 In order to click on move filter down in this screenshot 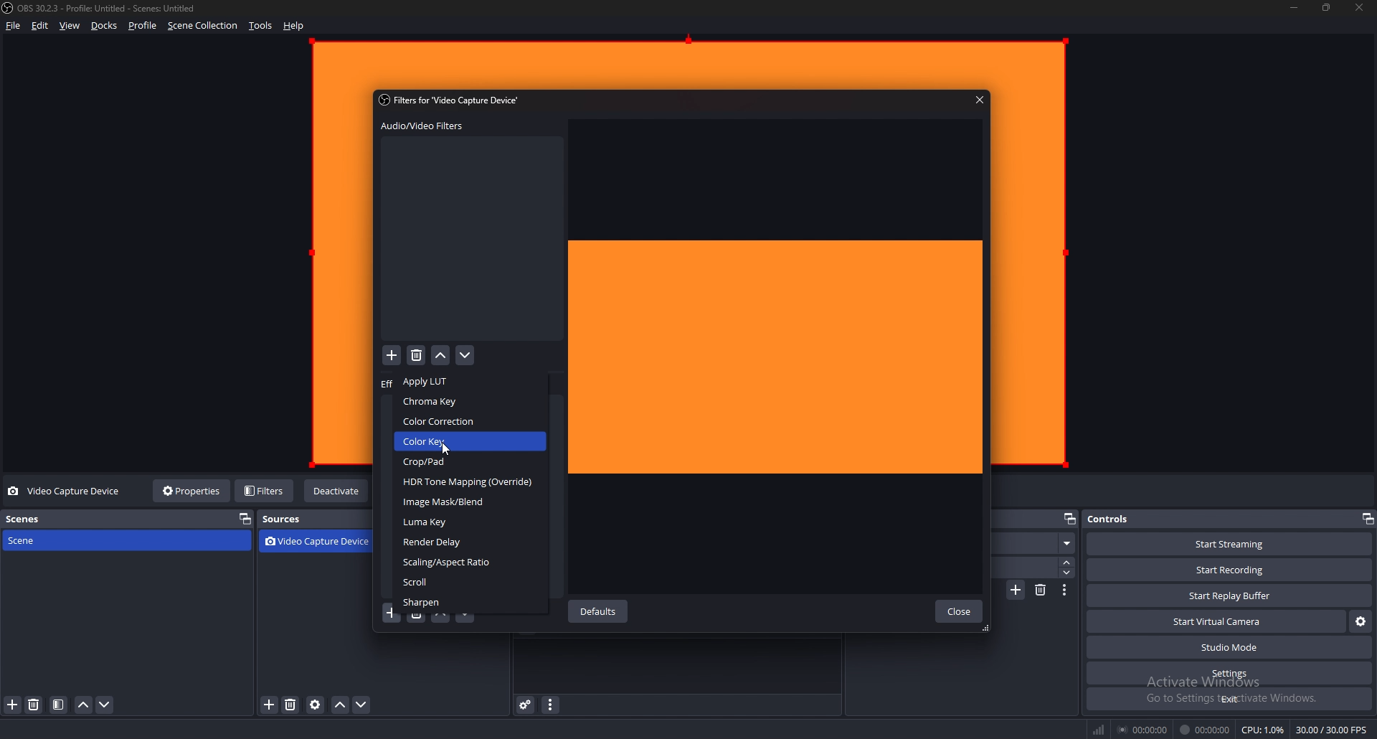, I will do `click(465, 356)`.